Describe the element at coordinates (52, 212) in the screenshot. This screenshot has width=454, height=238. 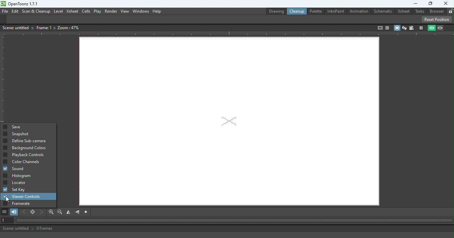
I see `Zoom in` at that location.